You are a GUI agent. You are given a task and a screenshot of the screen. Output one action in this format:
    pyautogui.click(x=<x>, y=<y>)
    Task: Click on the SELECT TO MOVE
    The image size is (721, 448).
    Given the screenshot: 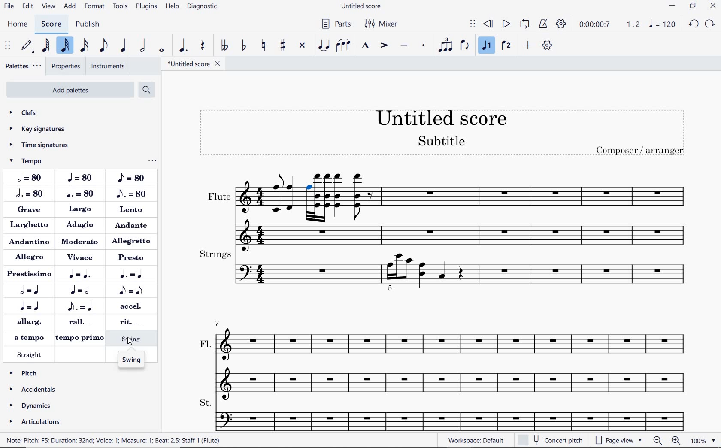 What is the action you would take?
    pyautogui.click(x=473, y=25)
    